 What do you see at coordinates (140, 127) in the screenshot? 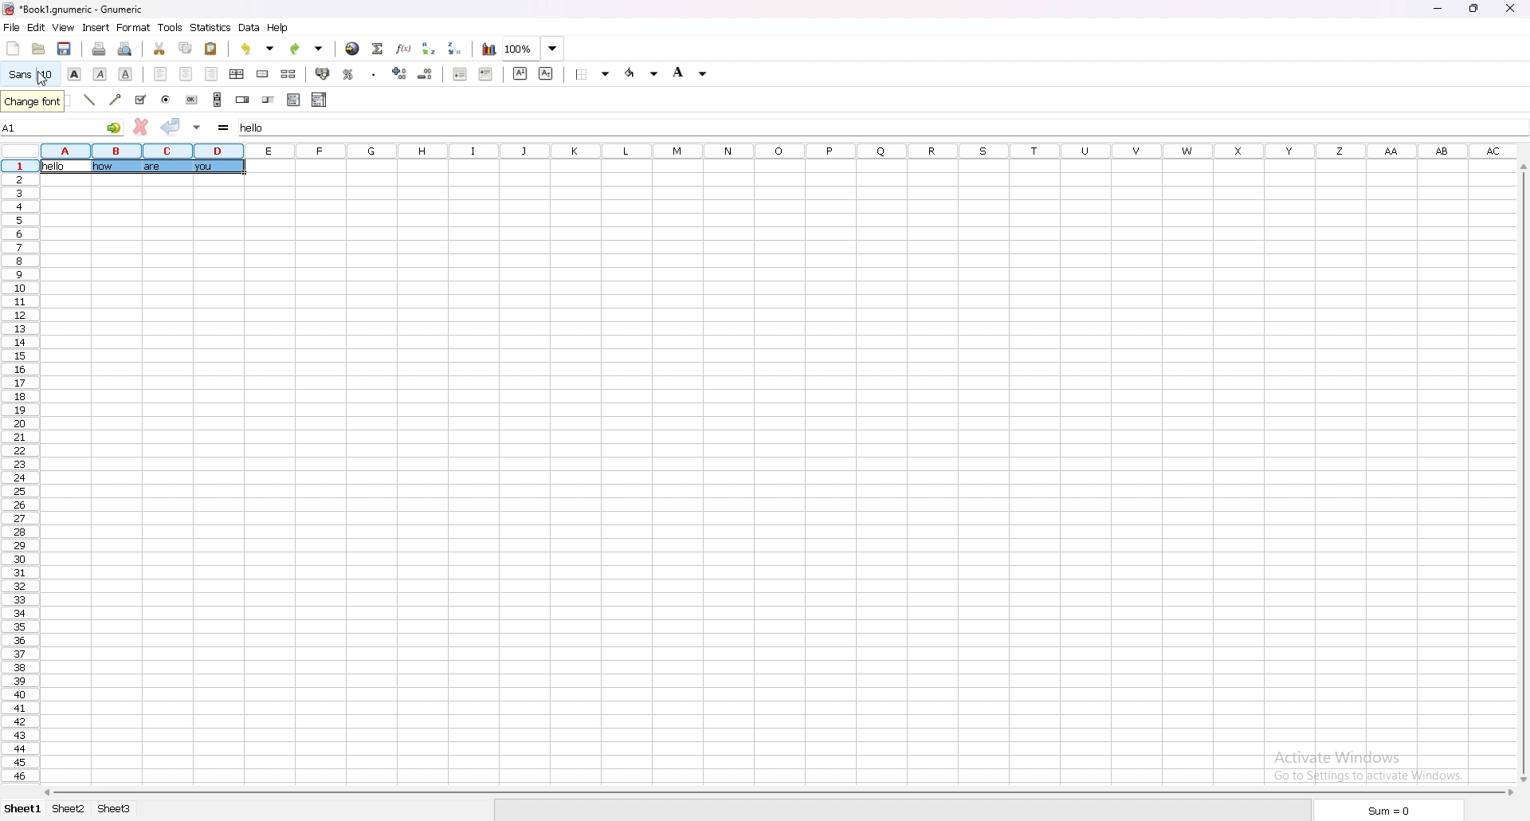
I see `cancel changes` at bounding box center [140, 127].